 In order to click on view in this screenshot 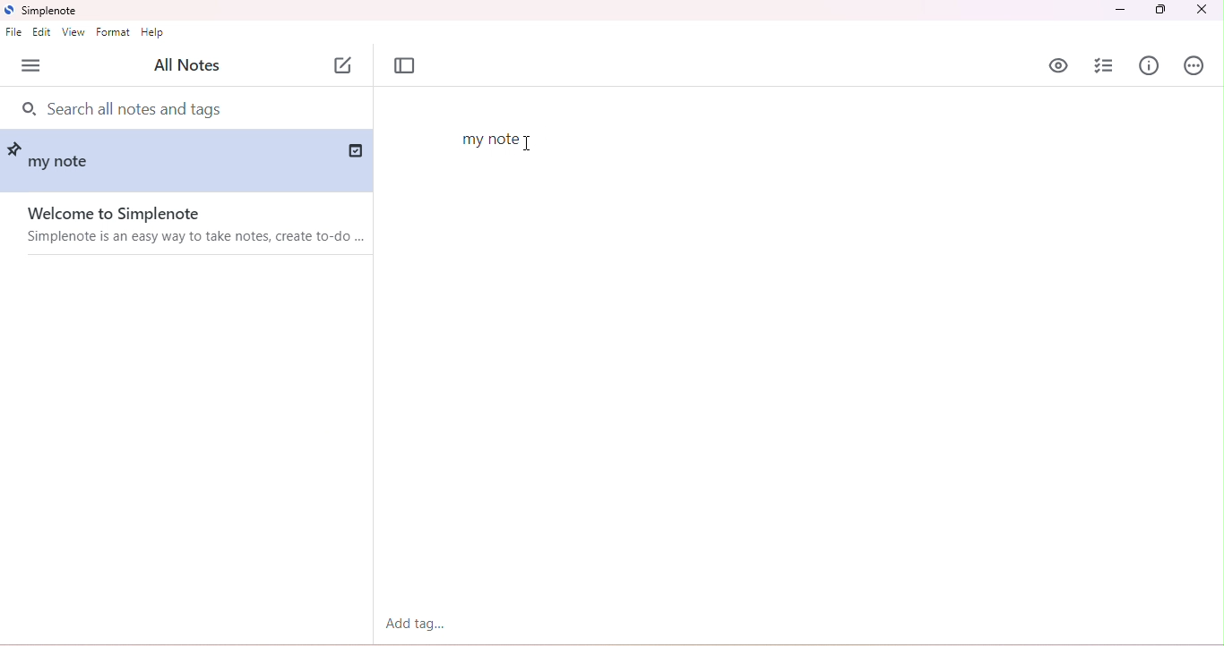, I will do `click(73, 32)`.